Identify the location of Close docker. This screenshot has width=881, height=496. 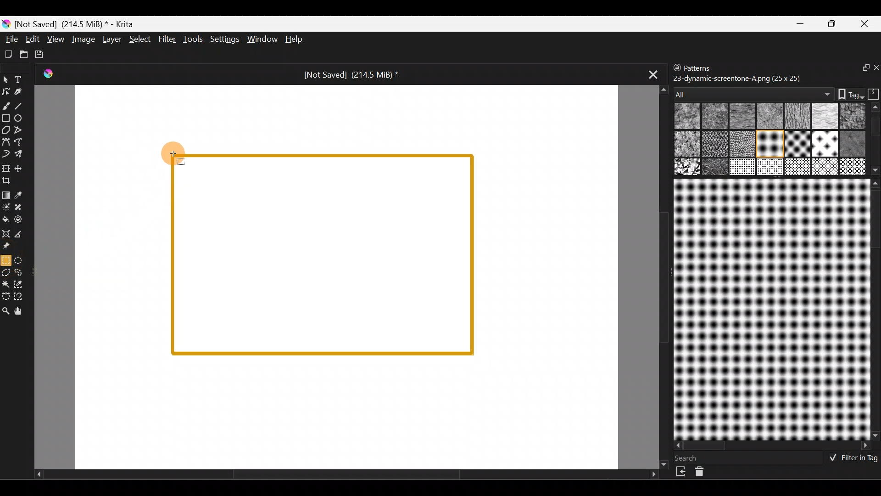
(875, 68).